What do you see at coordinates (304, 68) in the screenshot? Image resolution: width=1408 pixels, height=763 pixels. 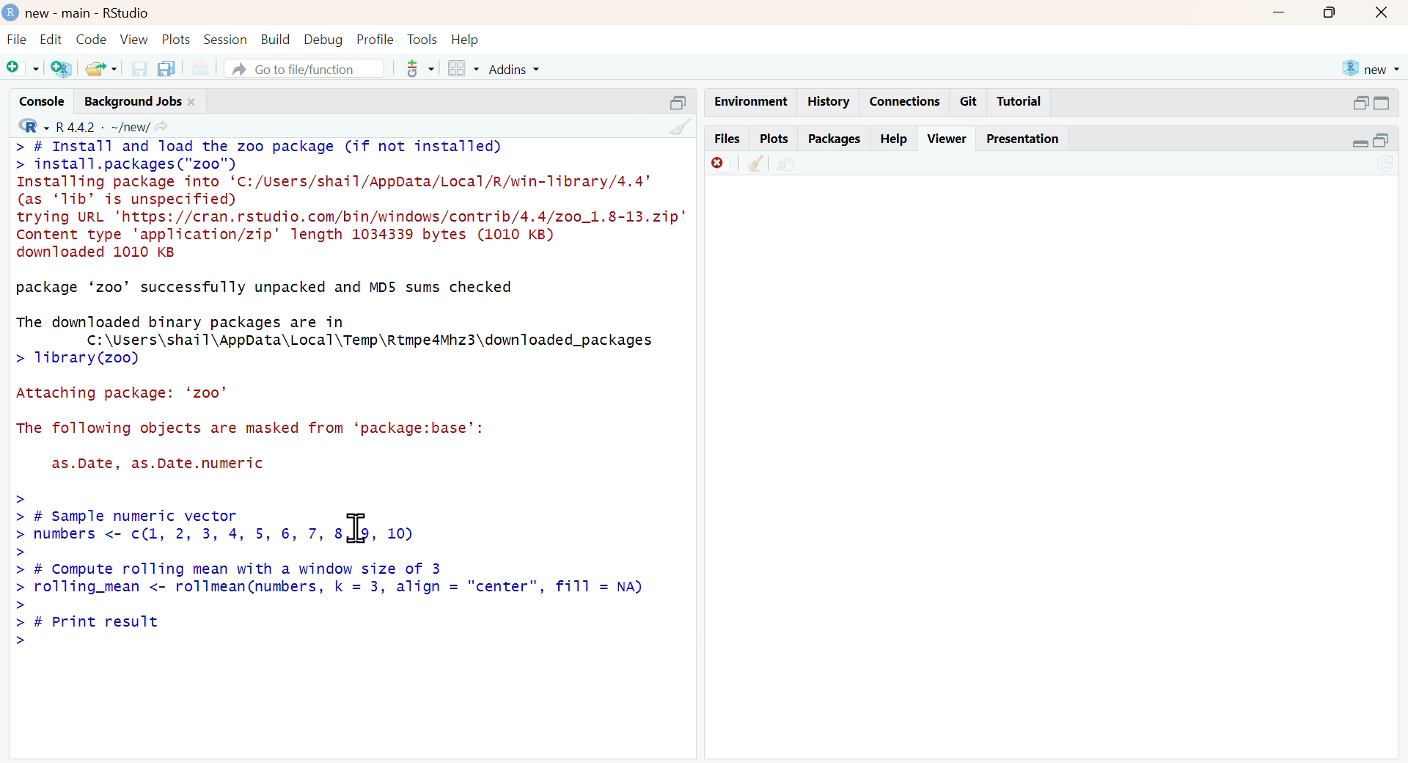 I see `go to file/function` at bounding box center [304, 68].